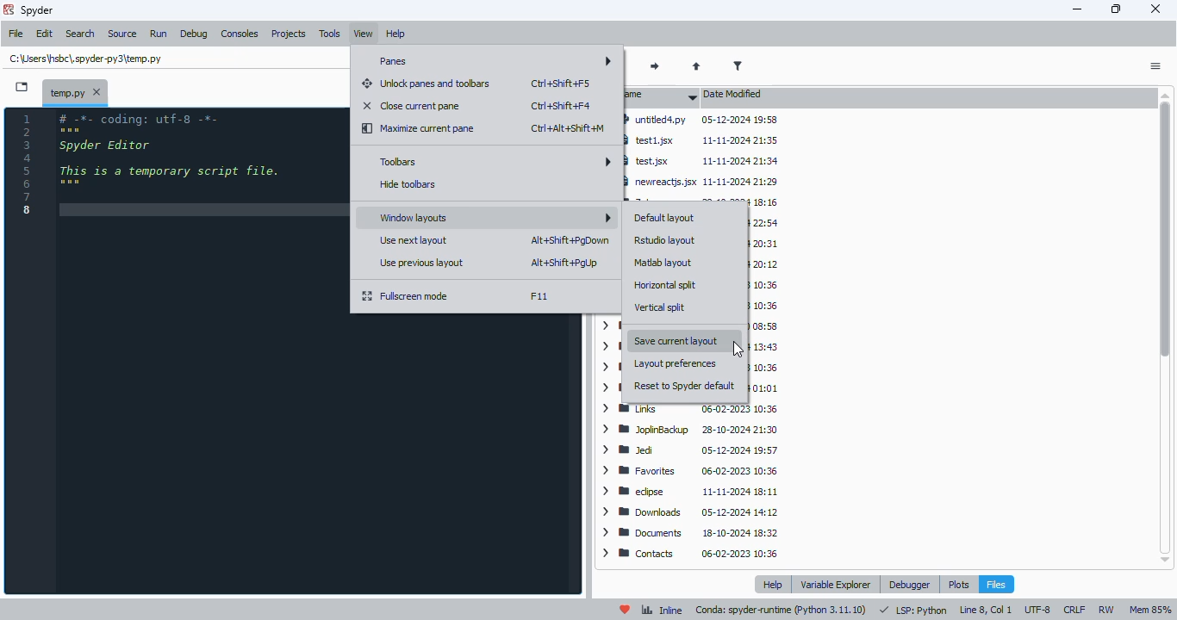  Describe the element at coordinates (22, 87) in the screenshot. I see `browse tabs` at that location.